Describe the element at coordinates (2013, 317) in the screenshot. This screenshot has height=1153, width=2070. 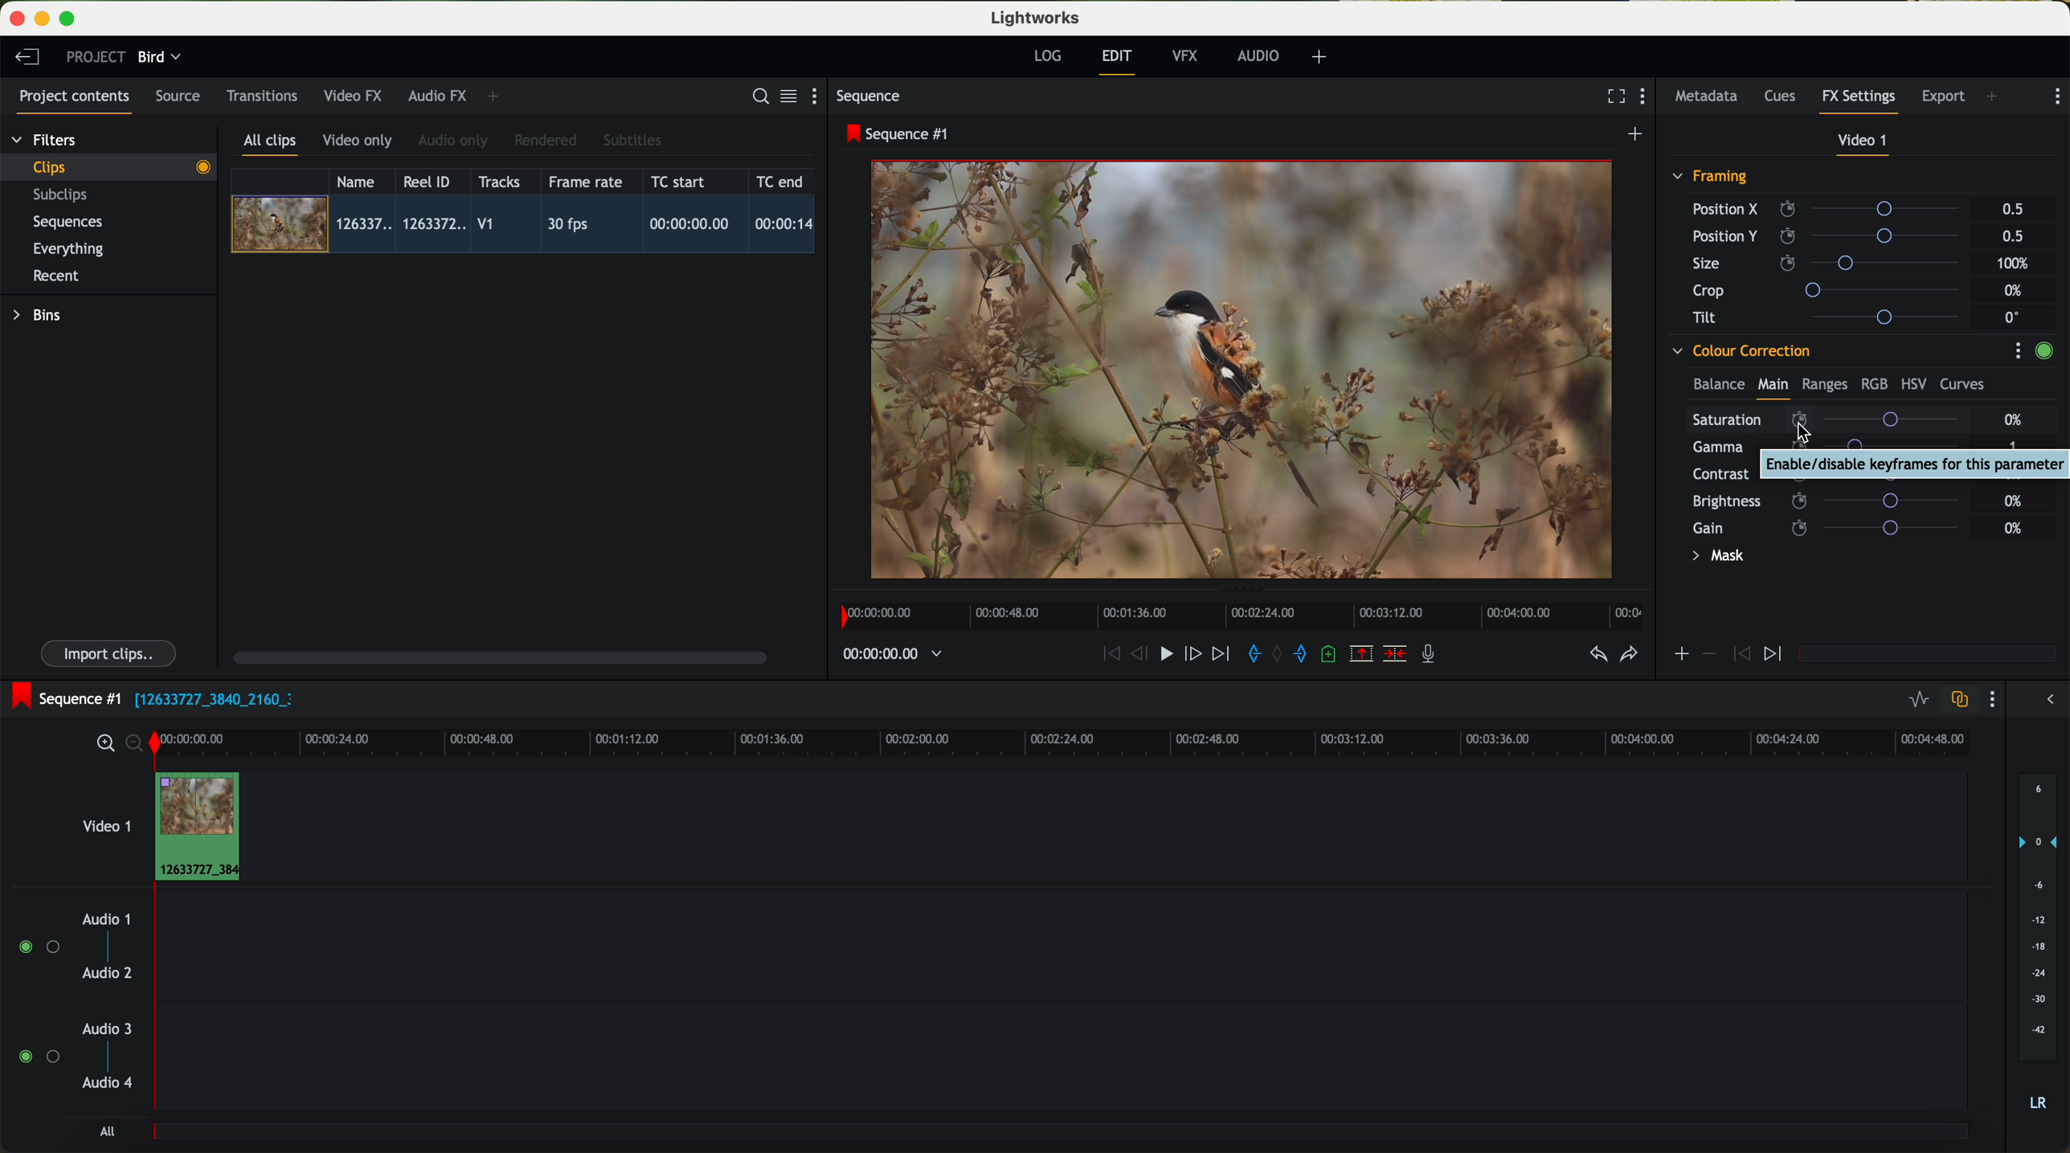
I see `0°` at that location.